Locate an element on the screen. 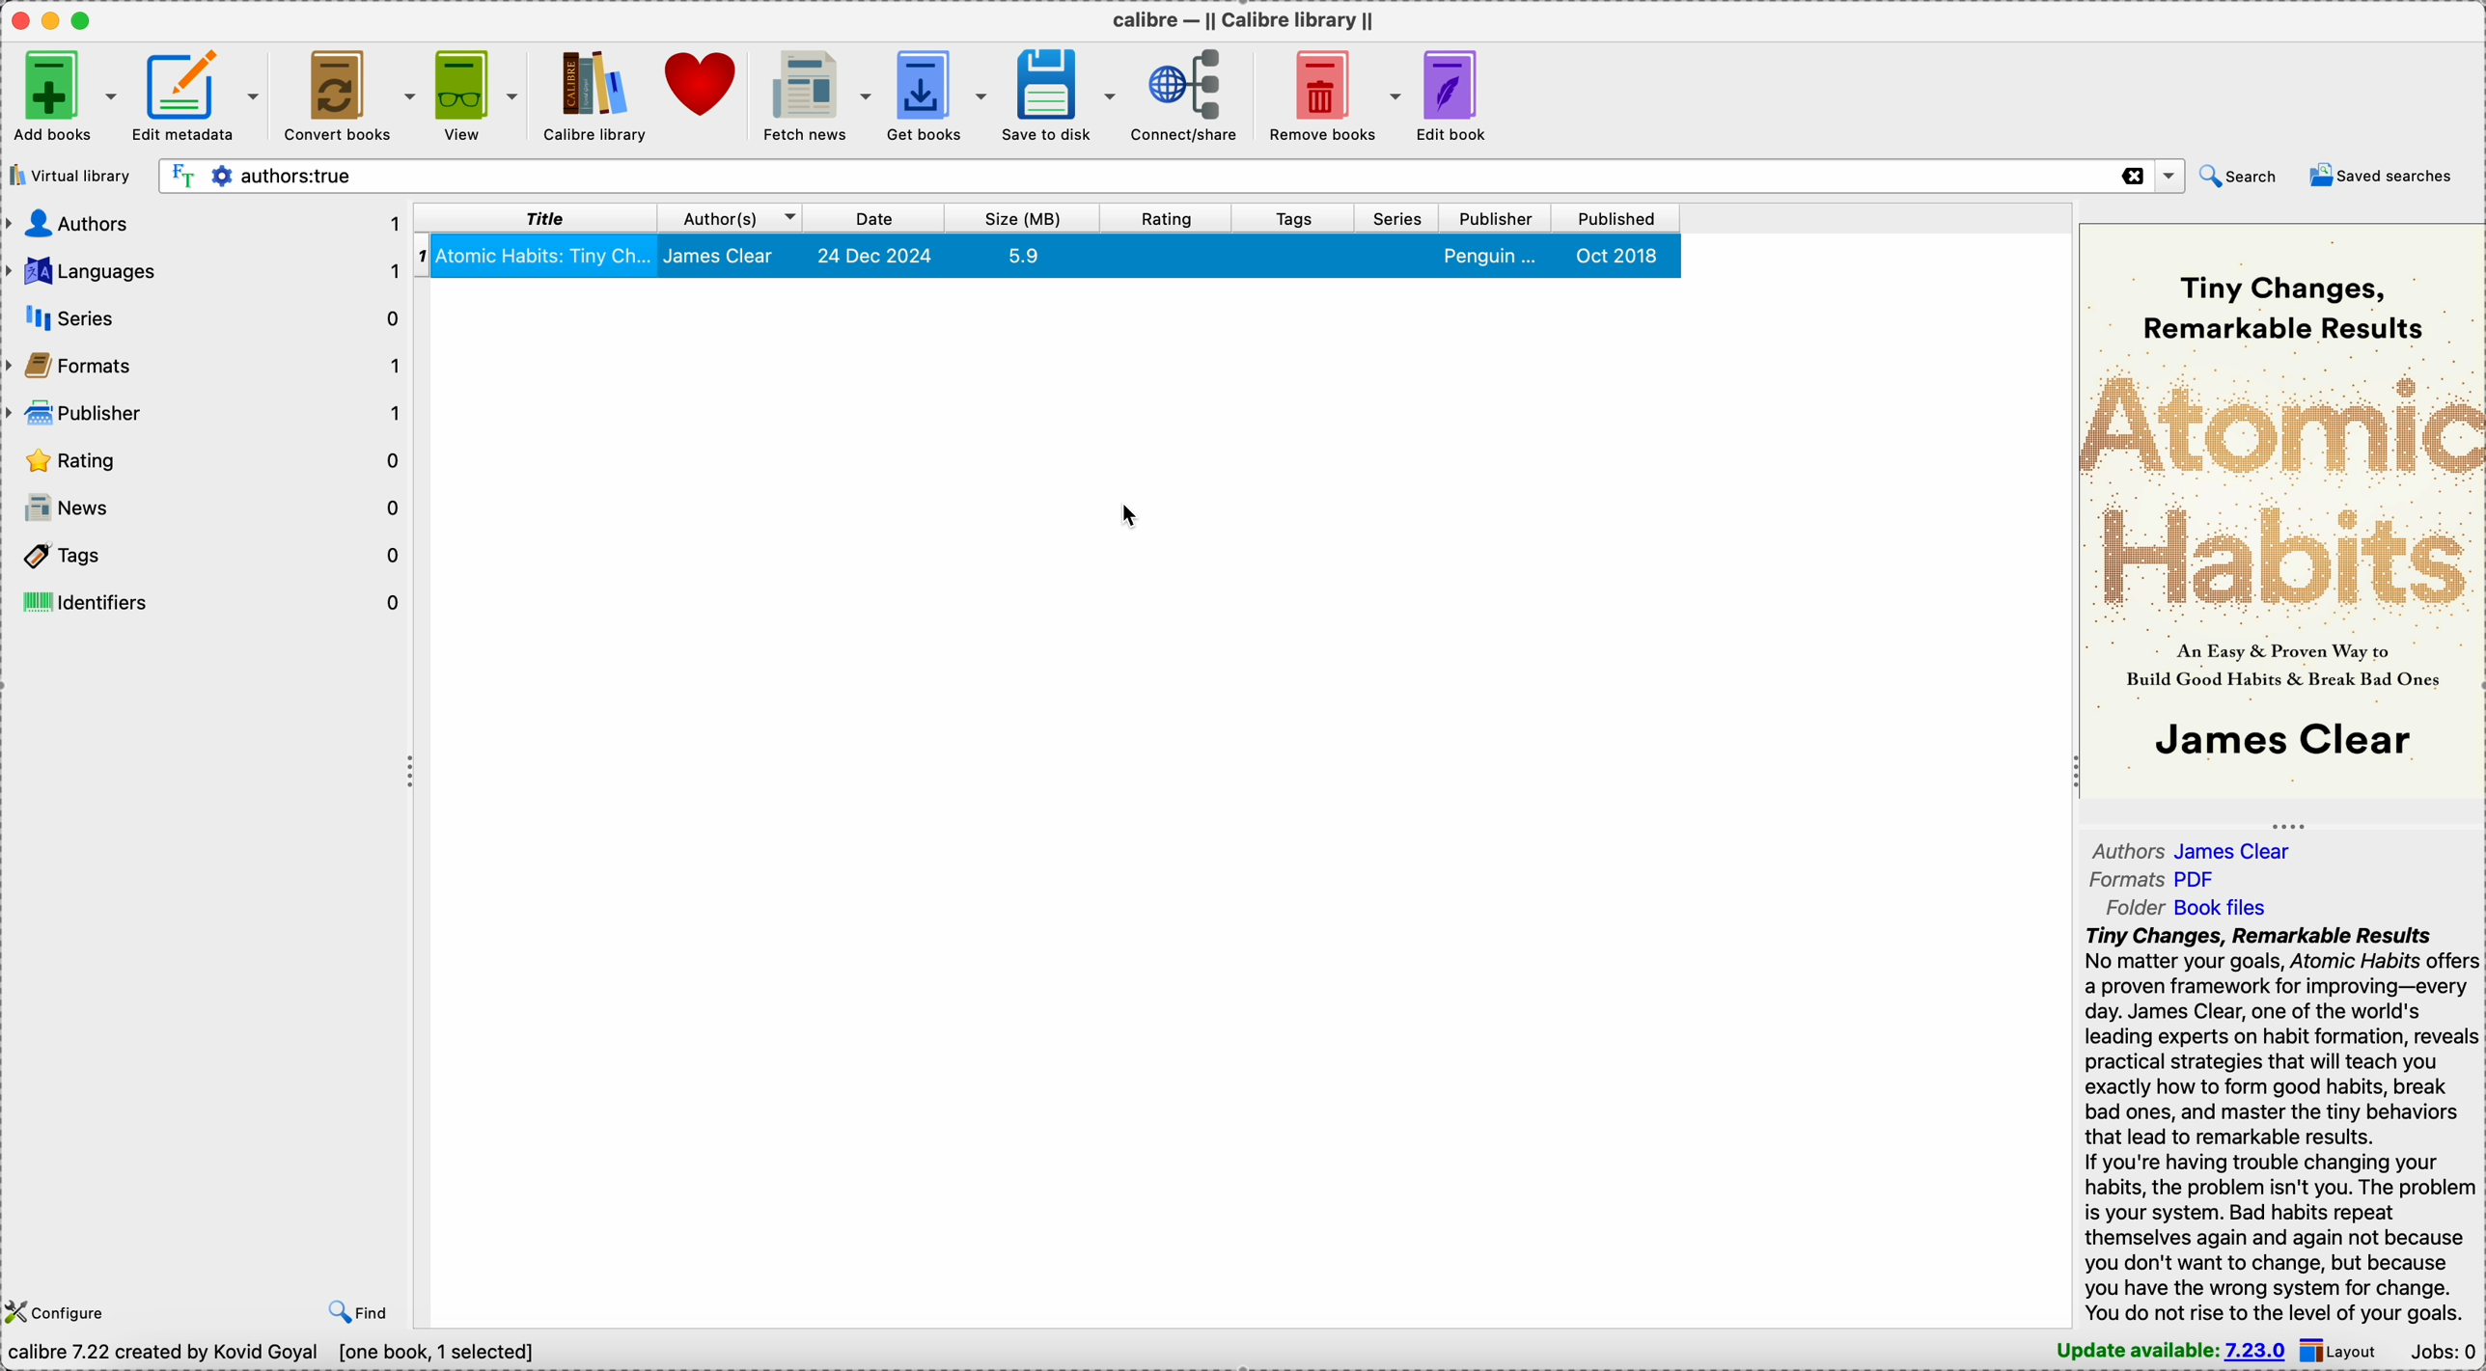 The height and width of the screenshot is (1371, 2486). Calibre library is located at coordinates (586, 97).